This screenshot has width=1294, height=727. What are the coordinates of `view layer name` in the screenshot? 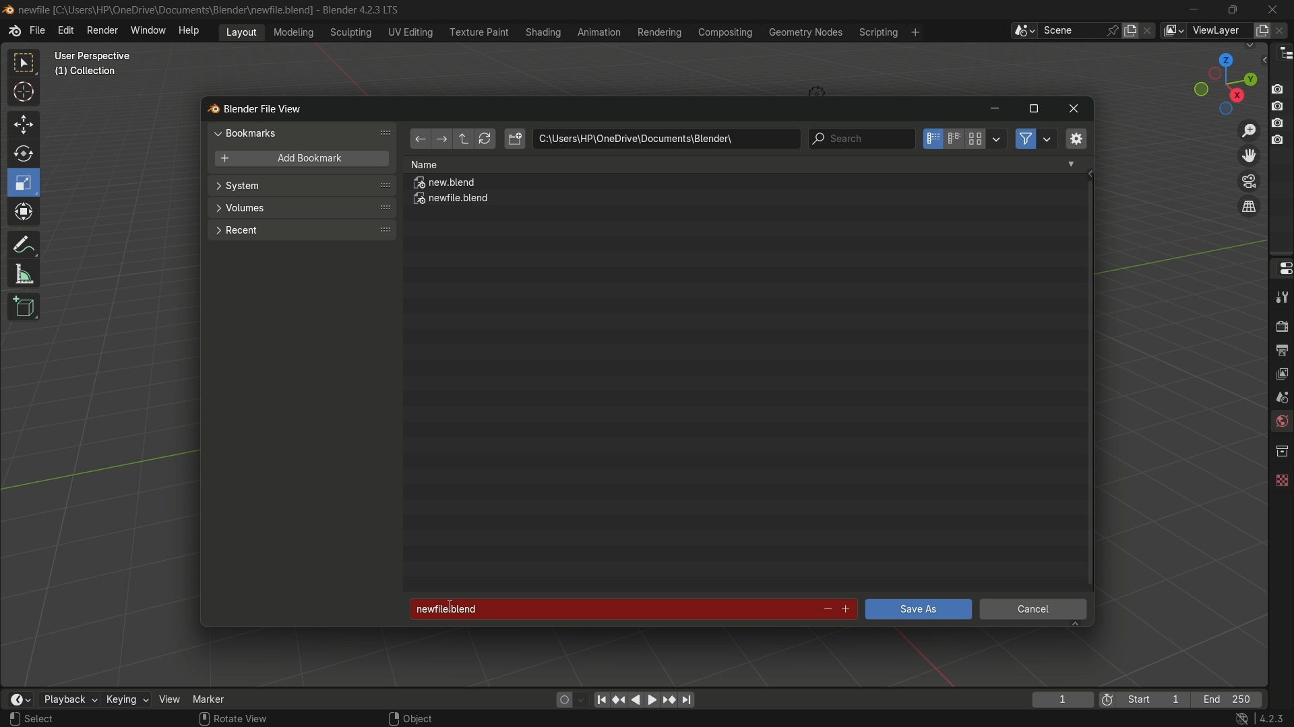 It's located at (1219, 31).